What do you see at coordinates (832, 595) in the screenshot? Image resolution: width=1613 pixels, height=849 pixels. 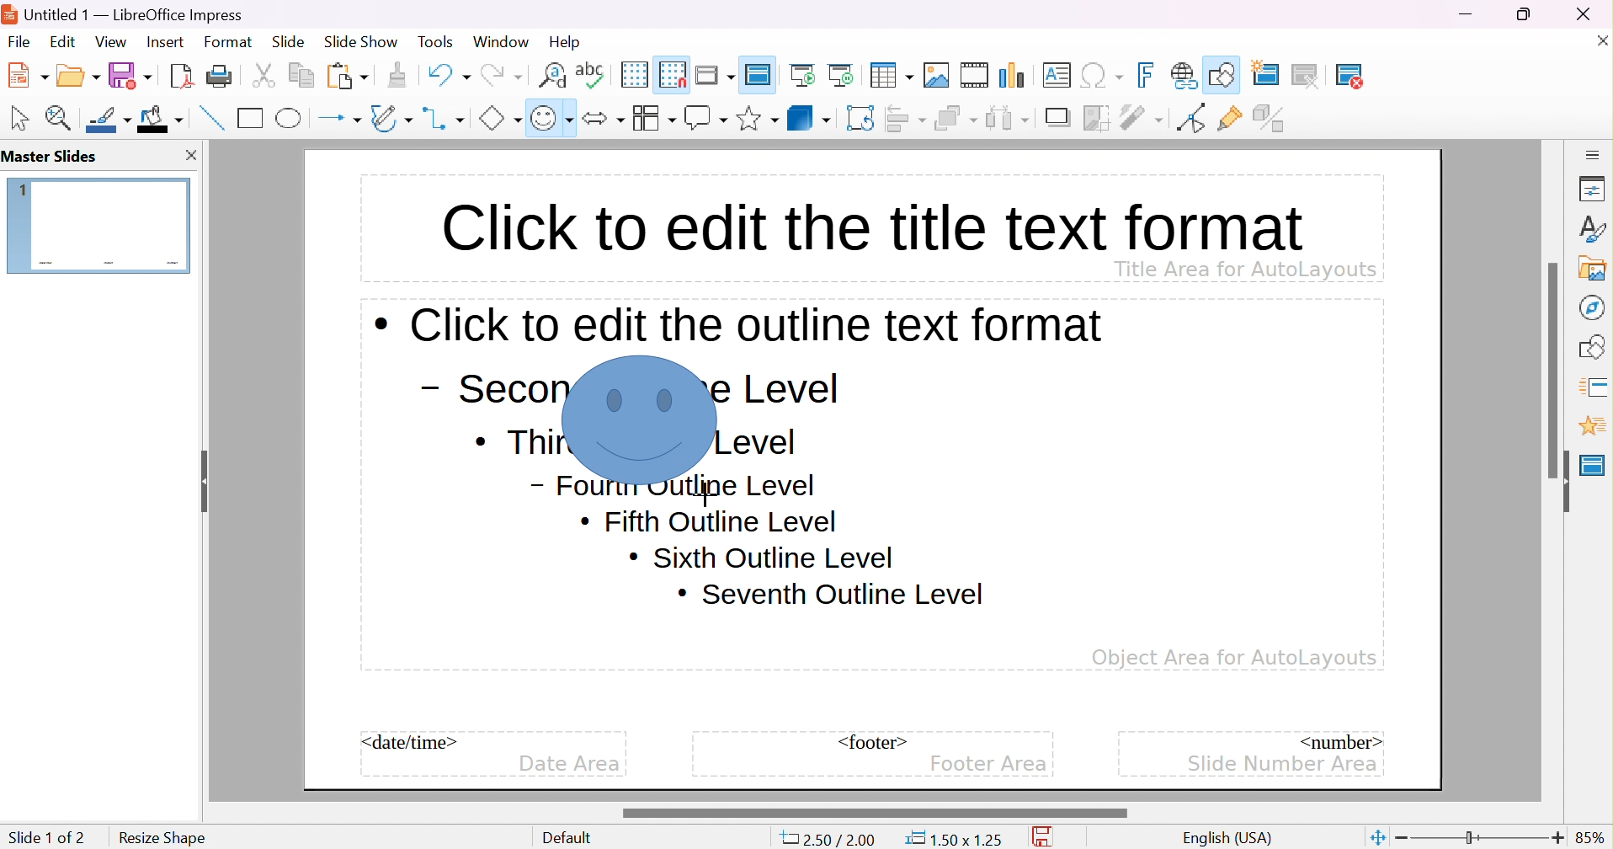 I see `seventh outline level` at bounding box center [832, 595].